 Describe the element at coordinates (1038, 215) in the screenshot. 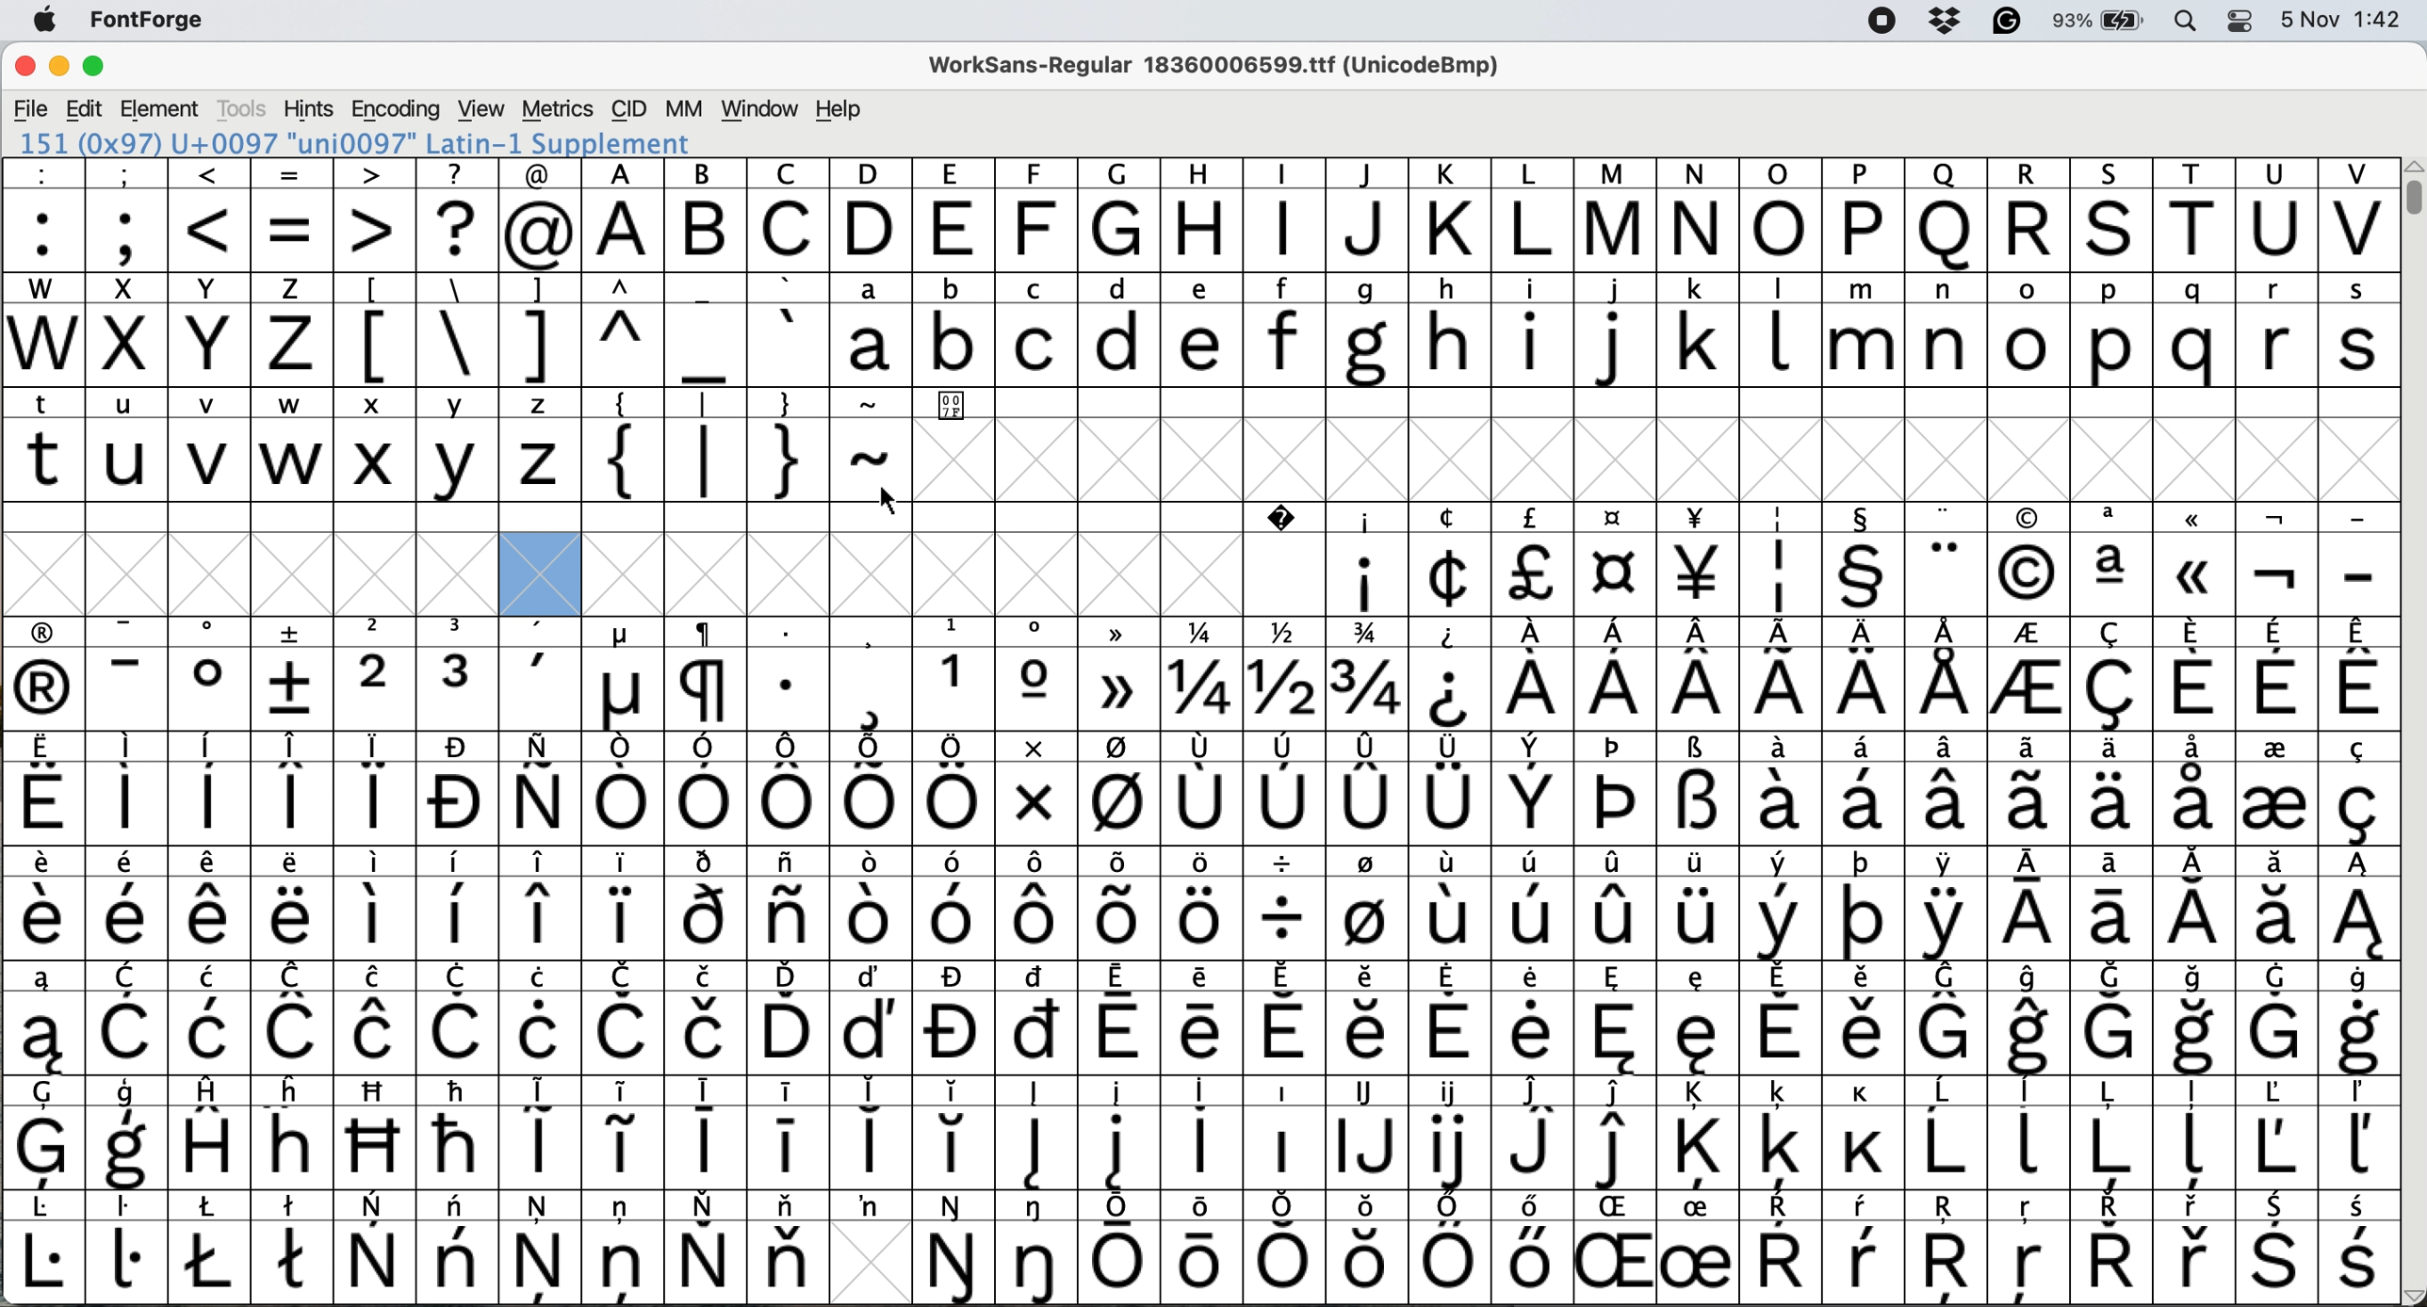

I see `` at that location.